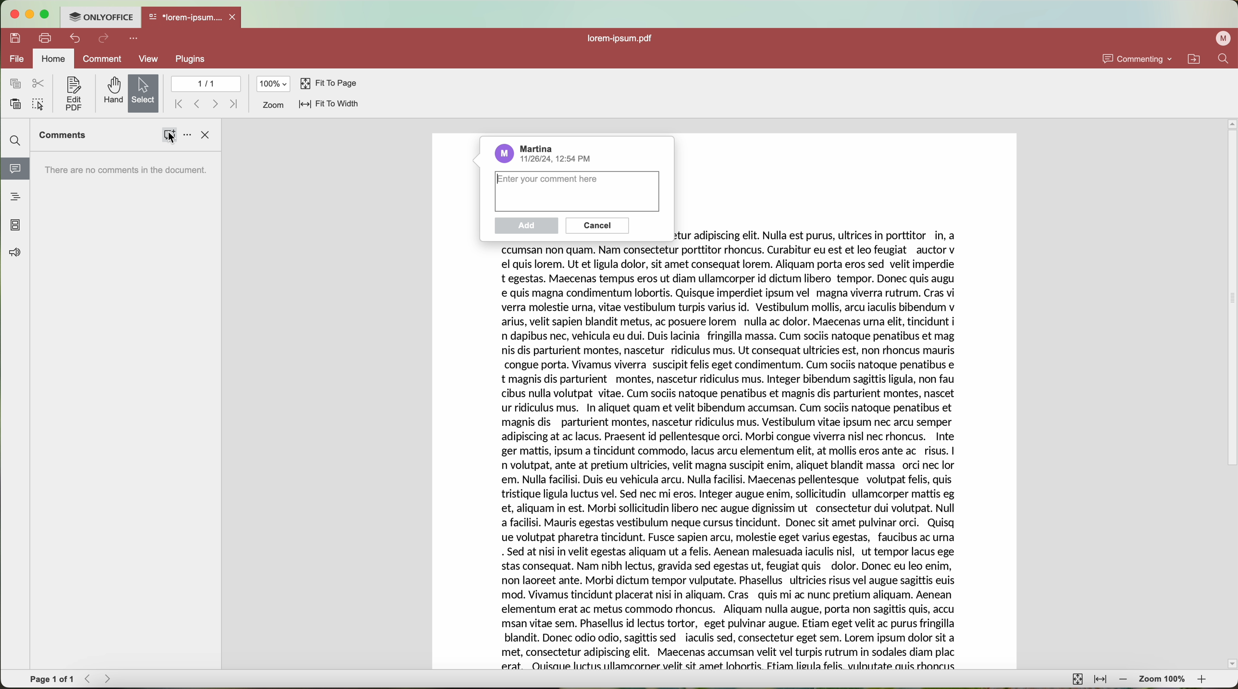  What do you see at coordinates (53, 58) in the screenshot?
I see `home` at bounding box center [53, 58].